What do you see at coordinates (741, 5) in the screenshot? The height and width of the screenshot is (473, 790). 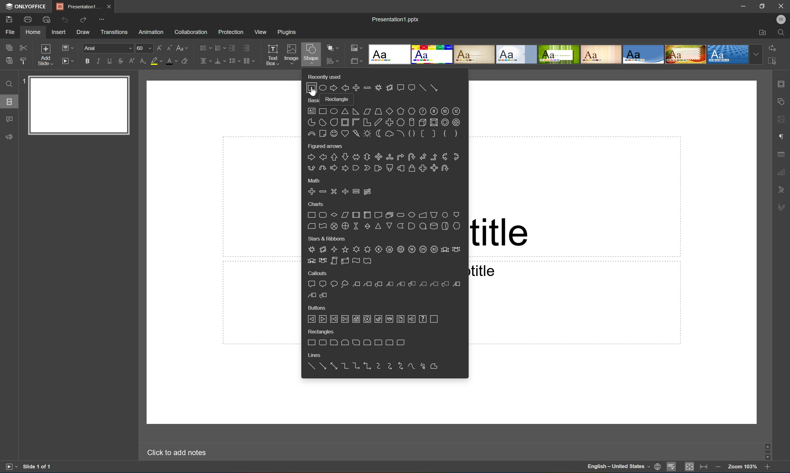 I see `Minimize` at bounding box center [741, 5].